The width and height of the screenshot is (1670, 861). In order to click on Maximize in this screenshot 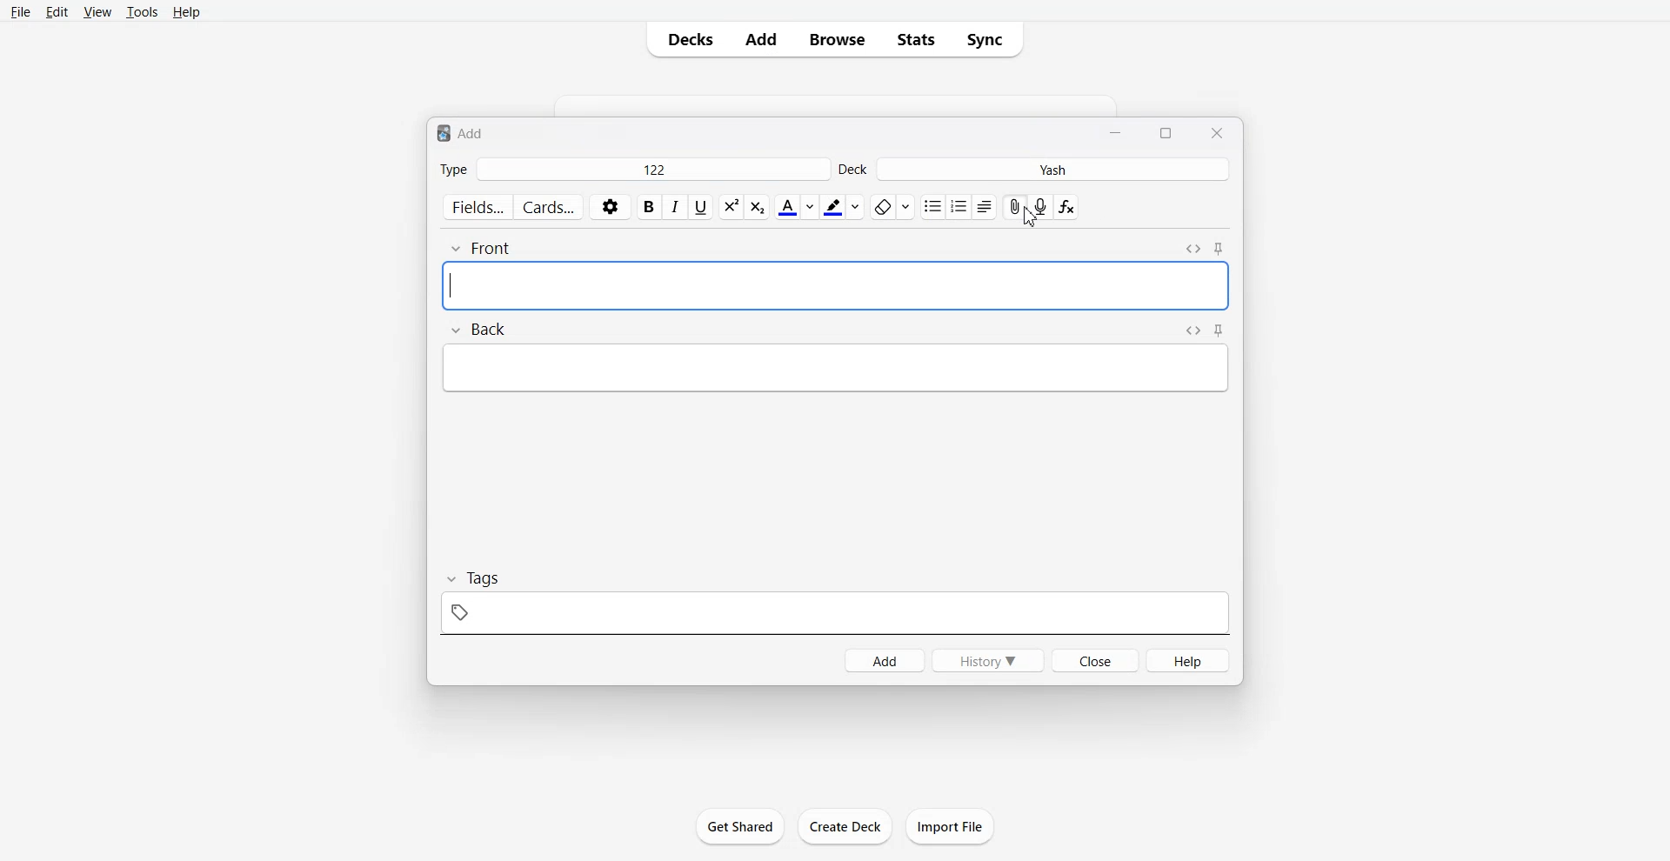, I will do `click(1168, 133)`.